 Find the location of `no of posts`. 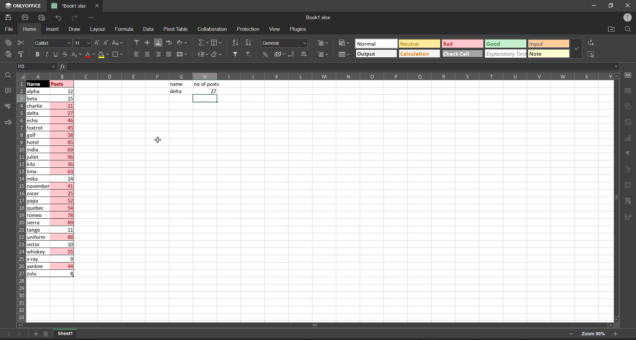

no of posts is located at coordinates (208, 85).